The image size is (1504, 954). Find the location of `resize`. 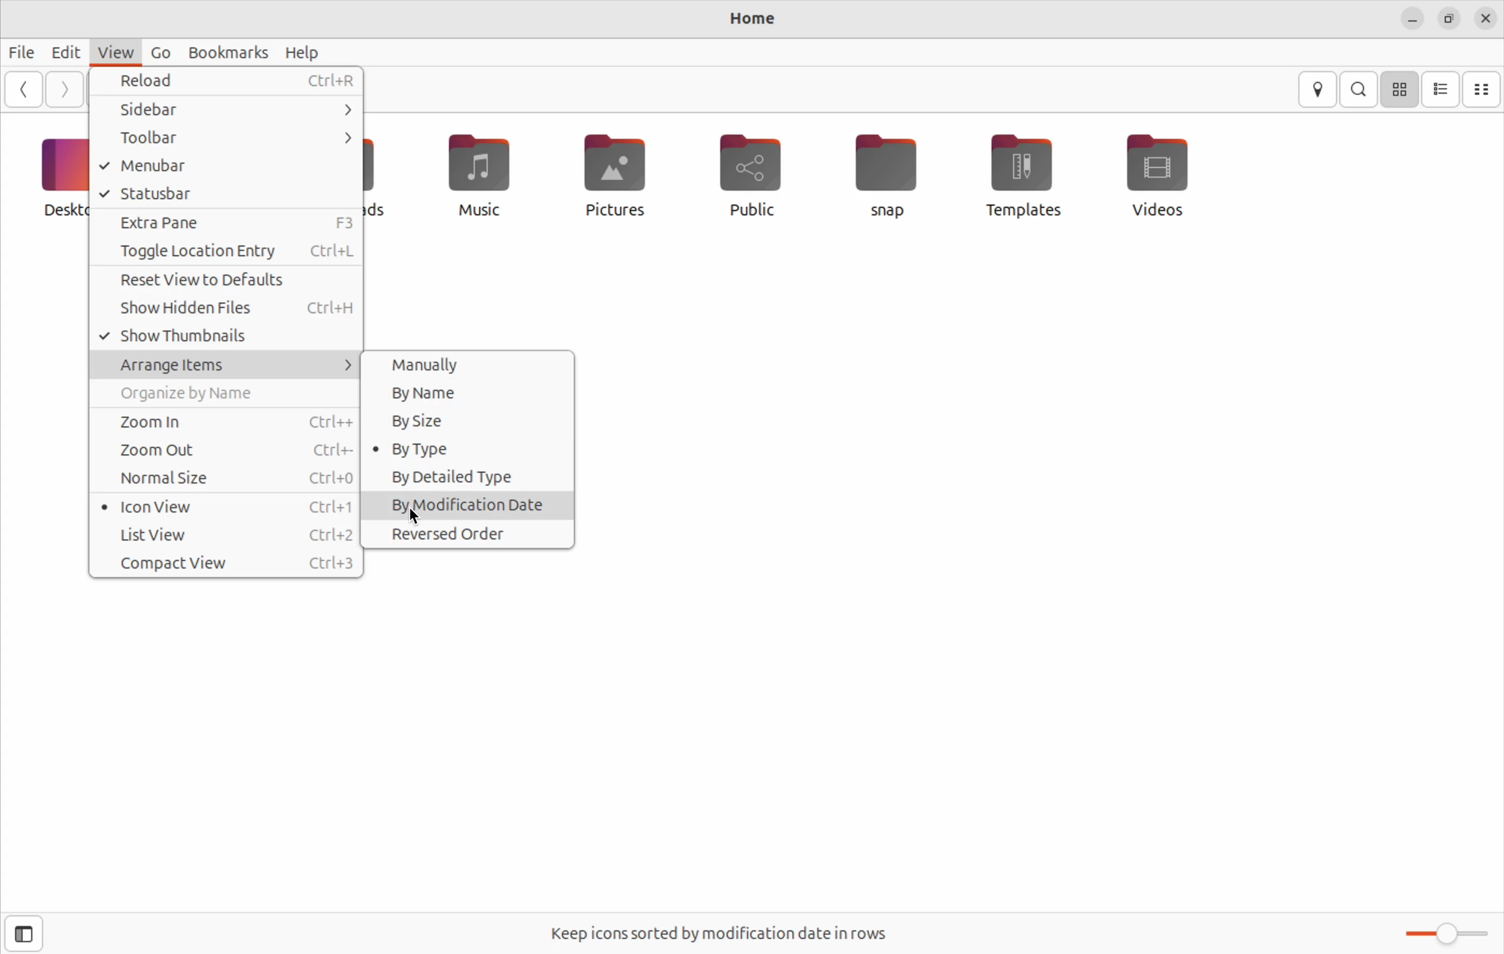

resize is located at coordinates (1447, 20).